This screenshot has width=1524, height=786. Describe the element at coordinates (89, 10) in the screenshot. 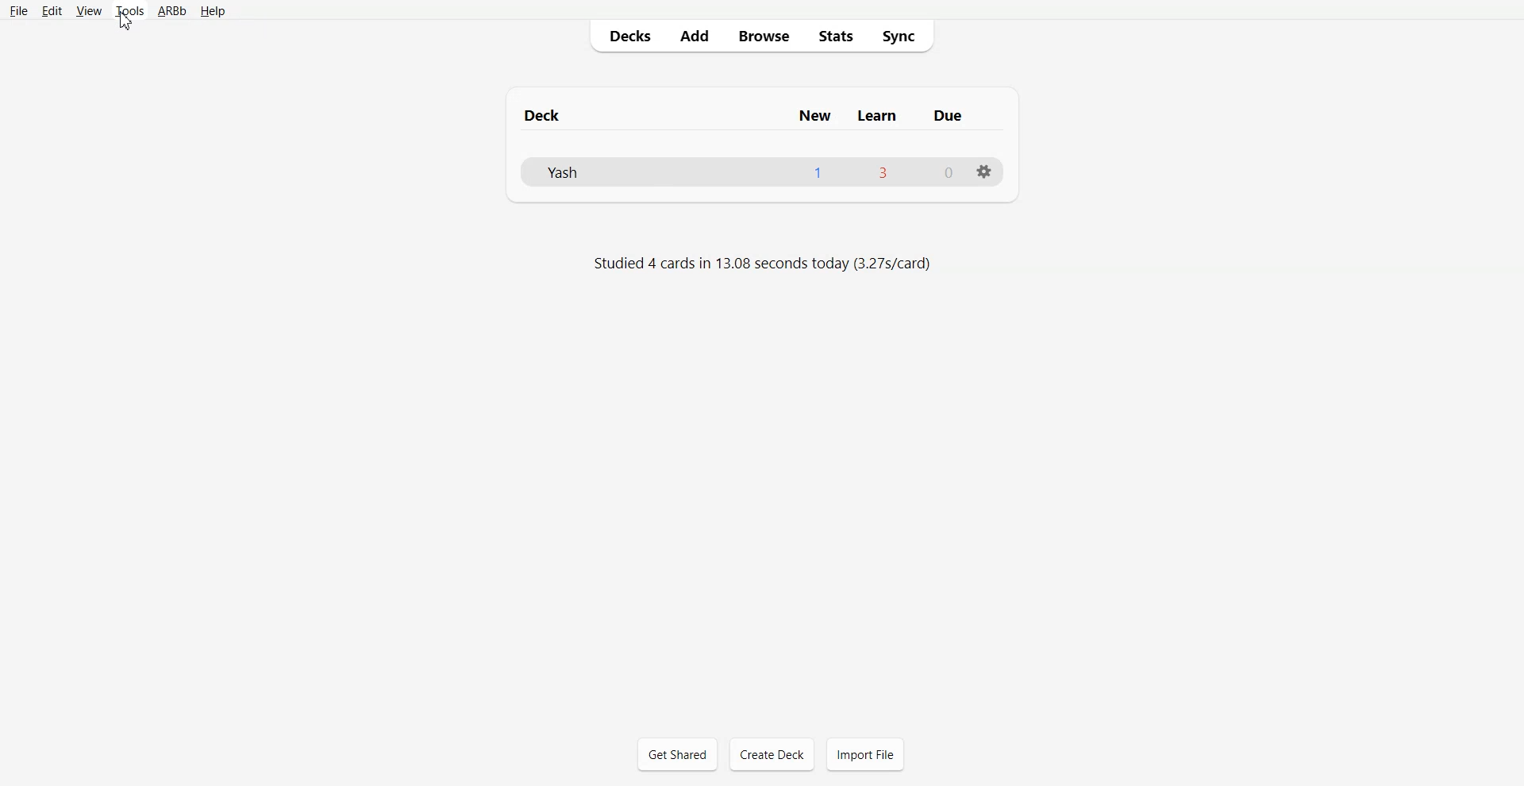

I see `View` at that location.